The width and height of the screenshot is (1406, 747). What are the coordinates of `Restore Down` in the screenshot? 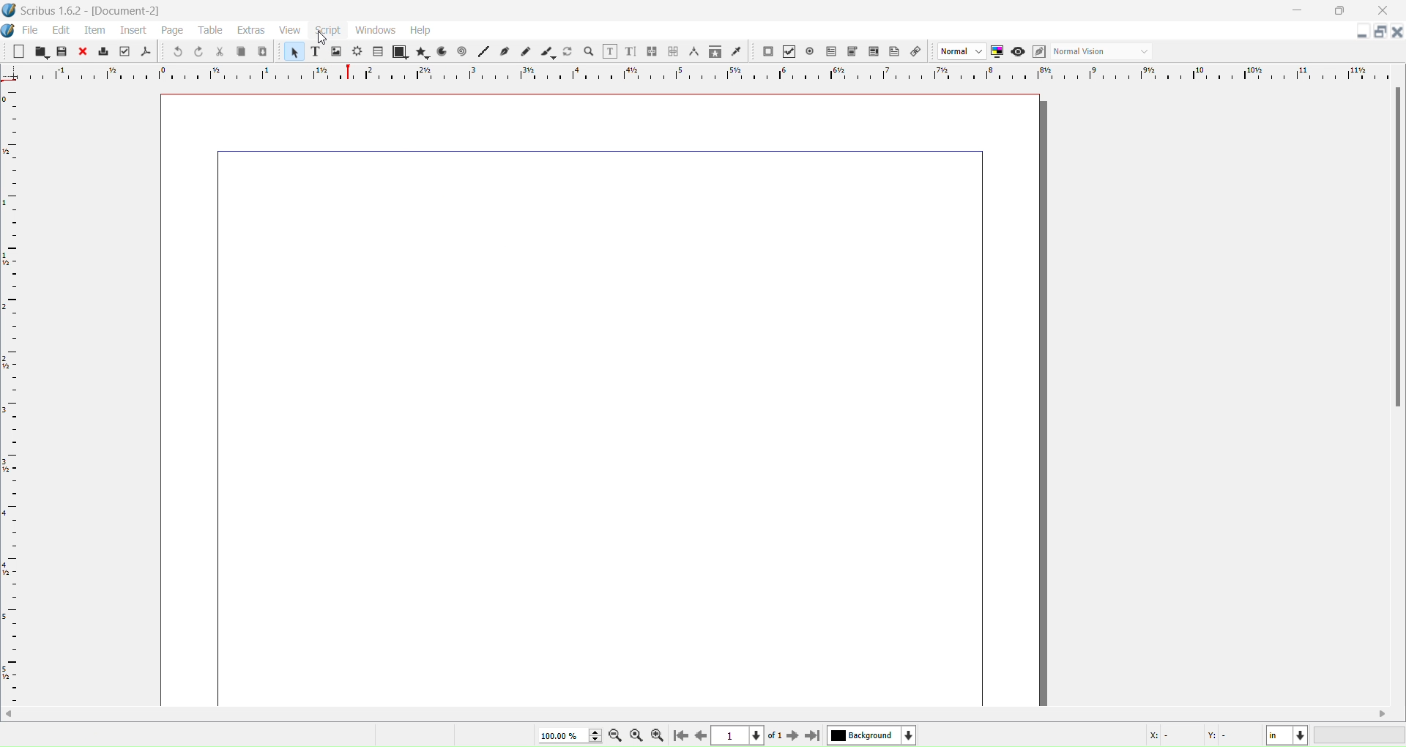 It's located at (1342, 11).